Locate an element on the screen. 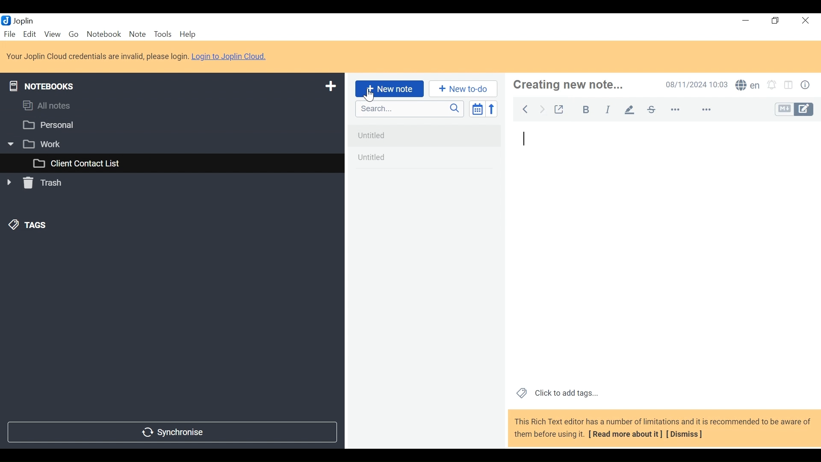  Tags is located at coordinates (26, 226).